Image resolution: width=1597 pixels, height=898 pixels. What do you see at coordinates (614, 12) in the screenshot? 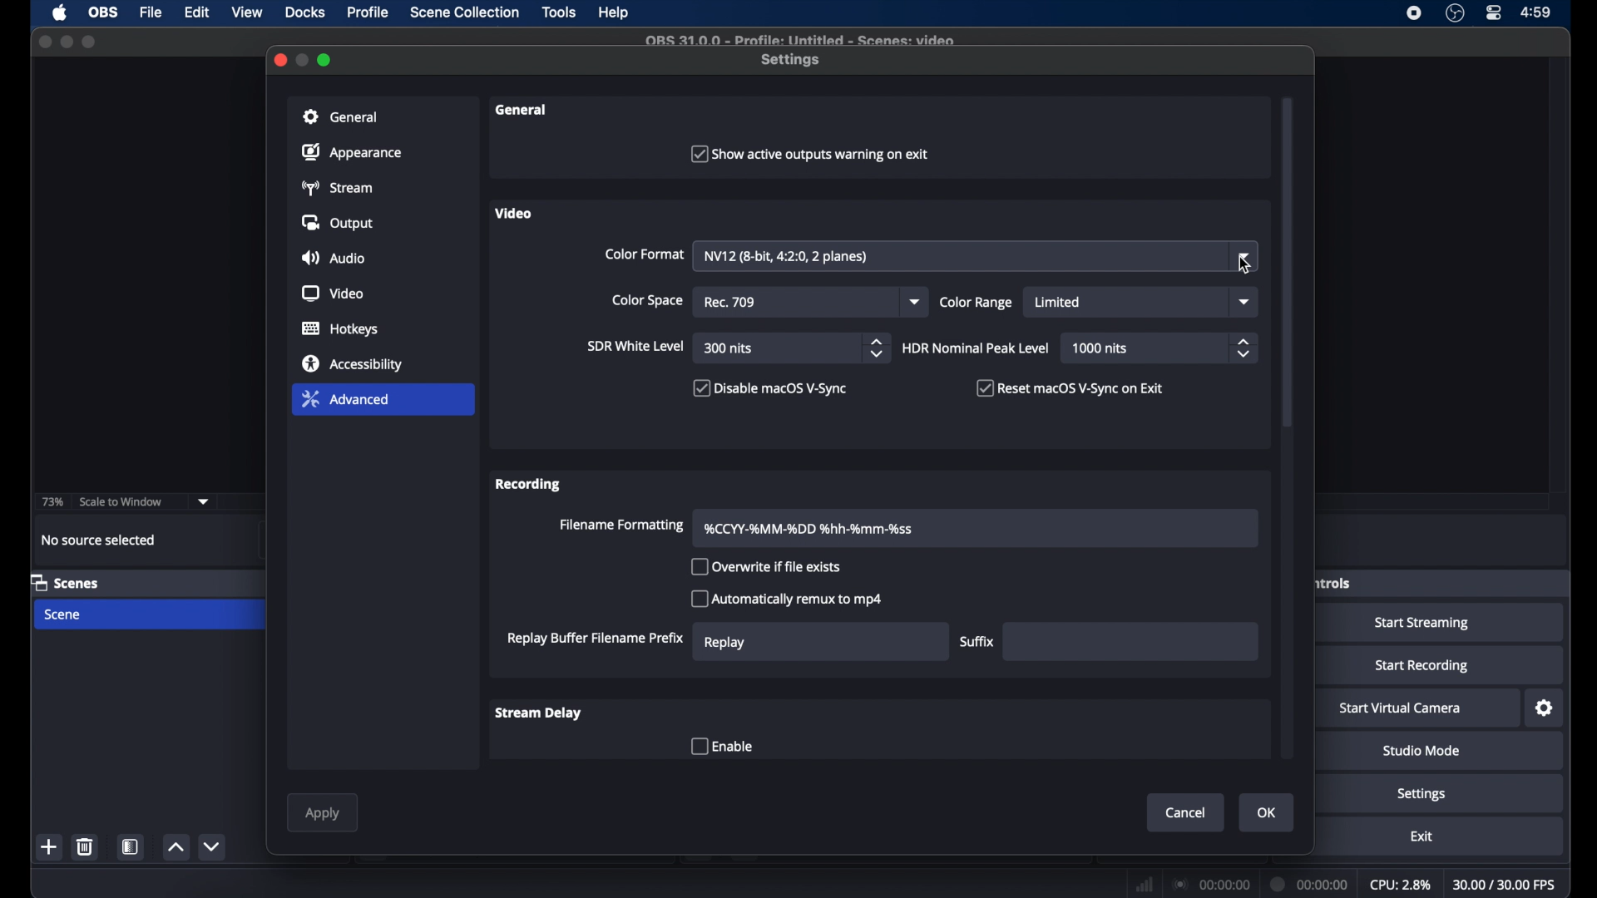
I see `help` at bounding box center [614, 12].